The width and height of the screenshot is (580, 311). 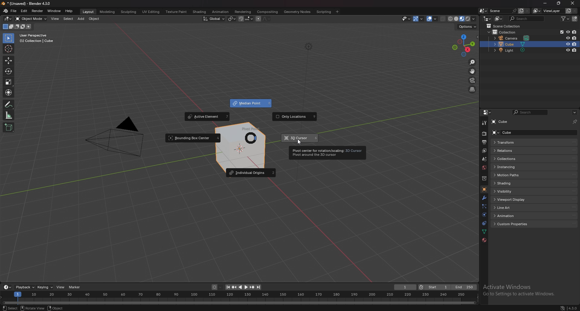 What do you see at coordinates (200, 12) in the screenshot?
I see `shading` at bounding box center [200, 12].